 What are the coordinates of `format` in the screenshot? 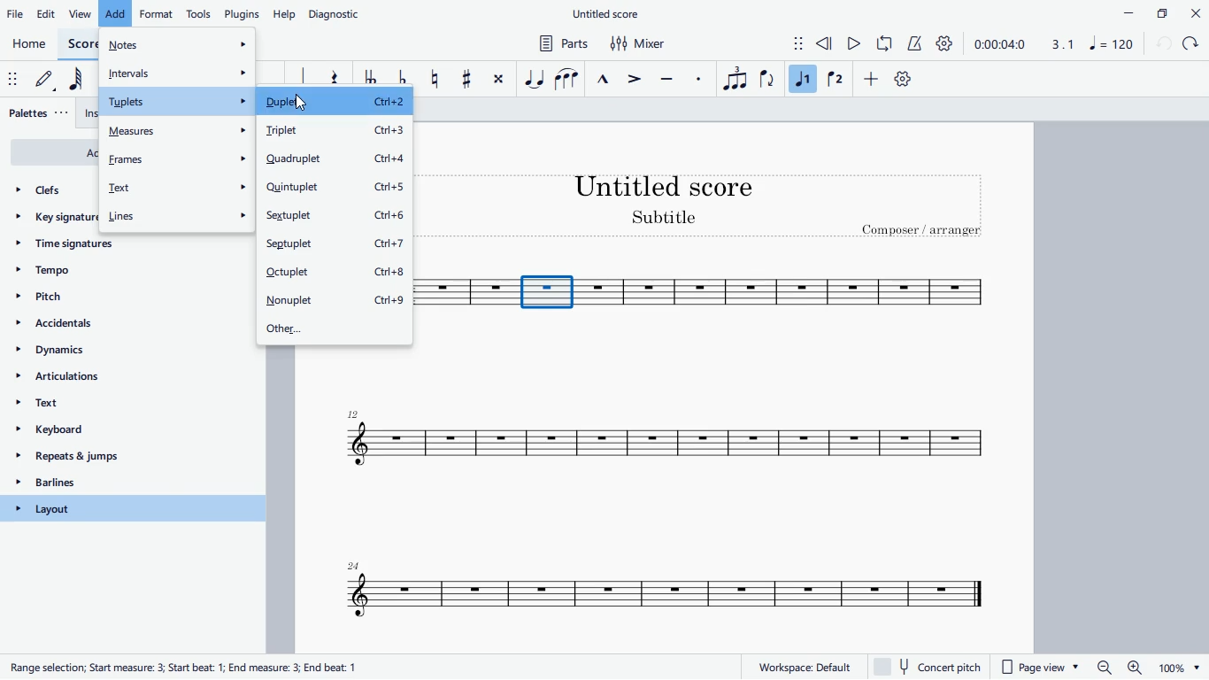 It's located at (157, 12).